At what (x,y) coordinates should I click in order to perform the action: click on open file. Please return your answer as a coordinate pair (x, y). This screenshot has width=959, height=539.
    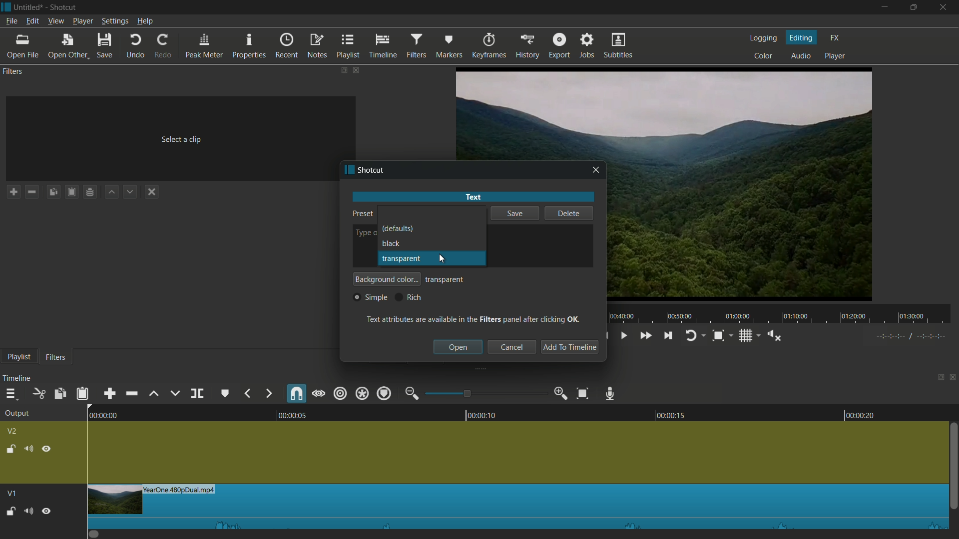
    Looking at the image, I should click on (22, 47).